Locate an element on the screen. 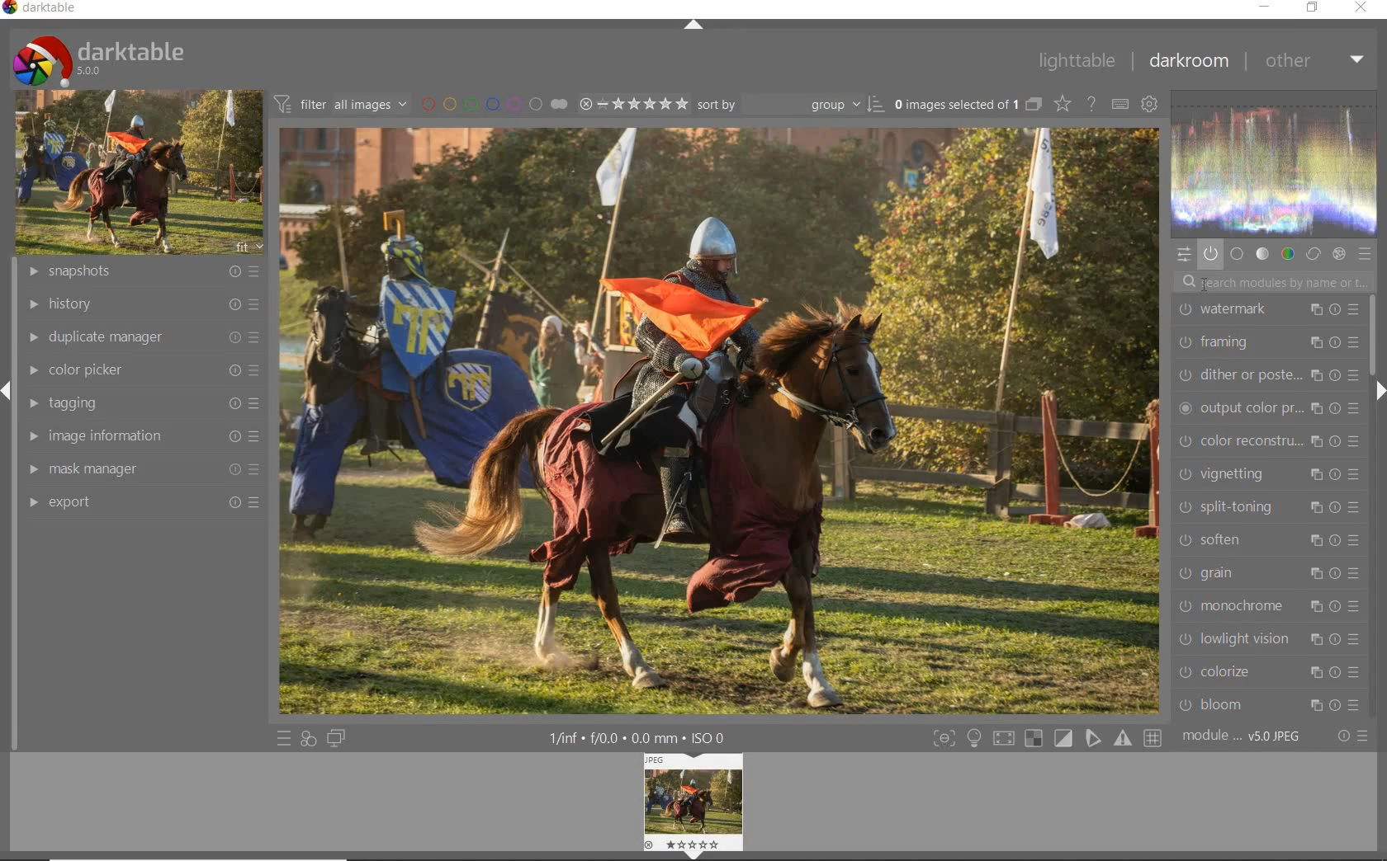 This screenshot has width=1387, height=861. duplicate manager is located at coordinates (139, 338).